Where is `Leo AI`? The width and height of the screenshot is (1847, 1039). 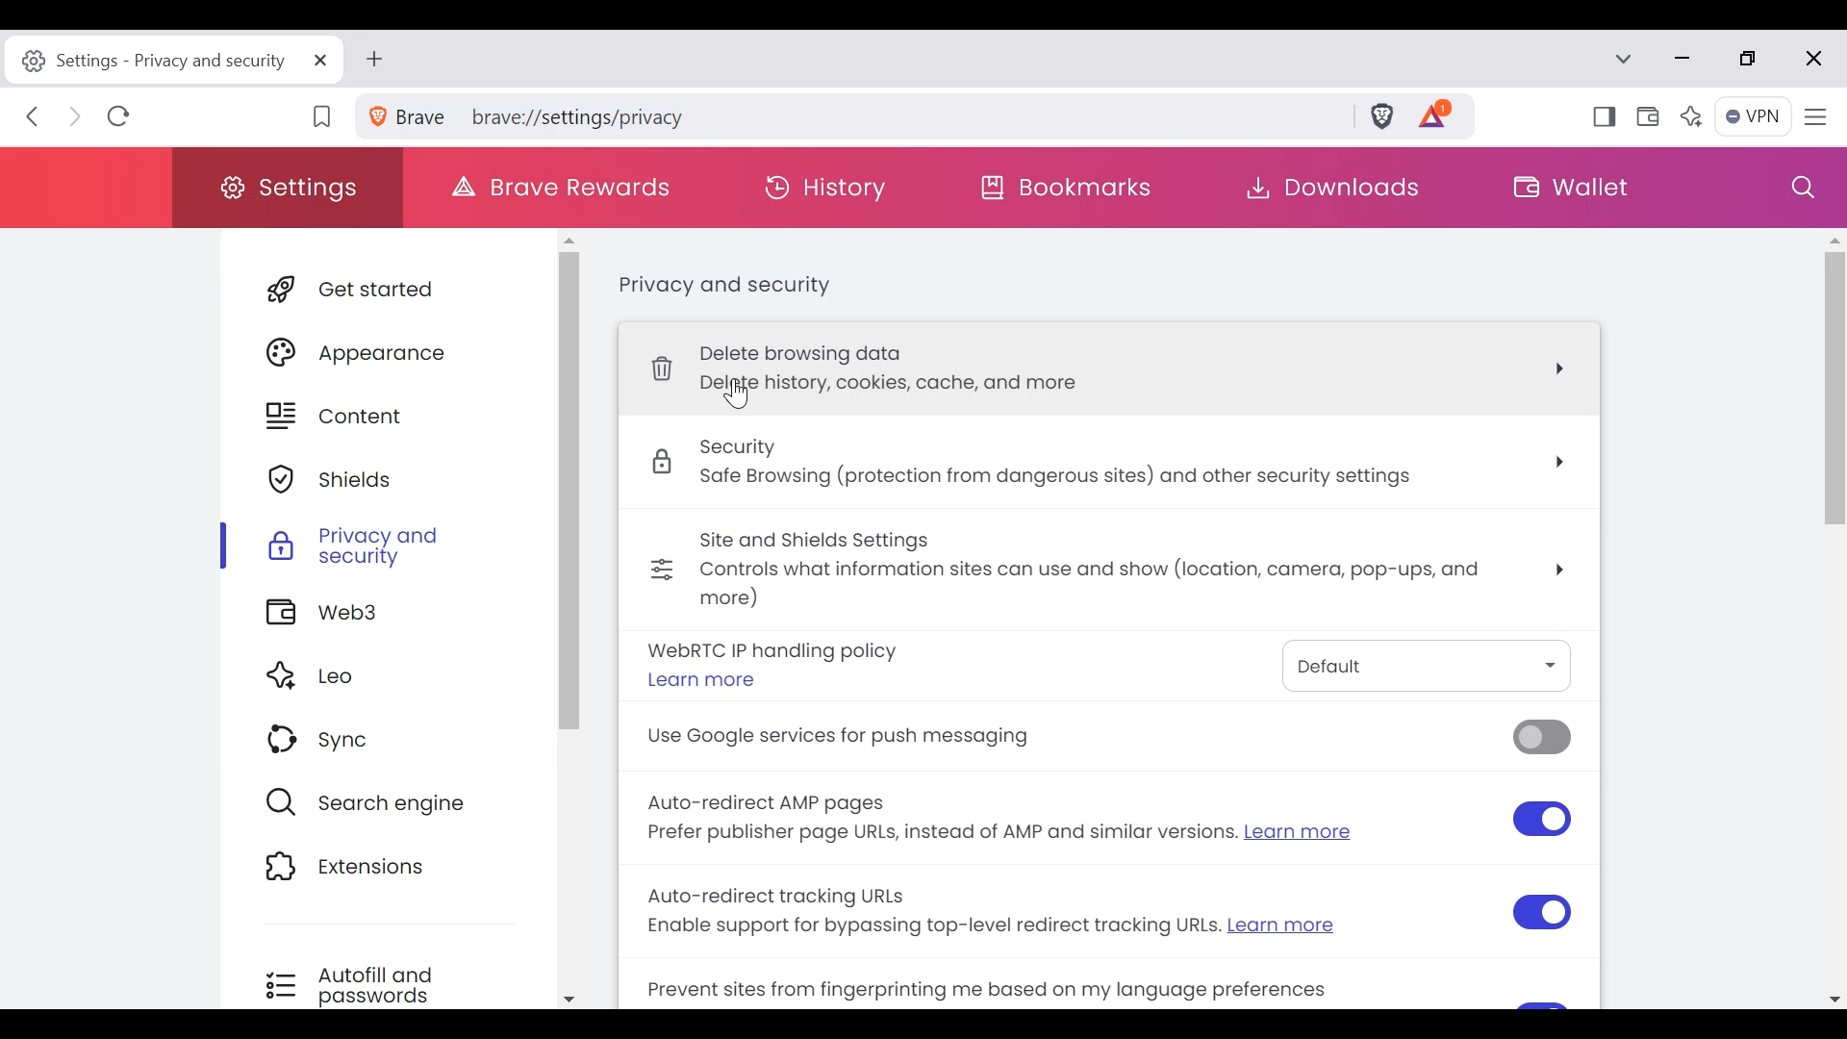
Leo AI is located at coordinates (1694, 116).